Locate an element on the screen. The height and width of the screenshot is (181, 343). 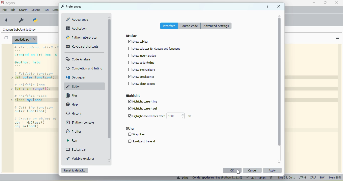
spyder is located at coordinates (11, 3).